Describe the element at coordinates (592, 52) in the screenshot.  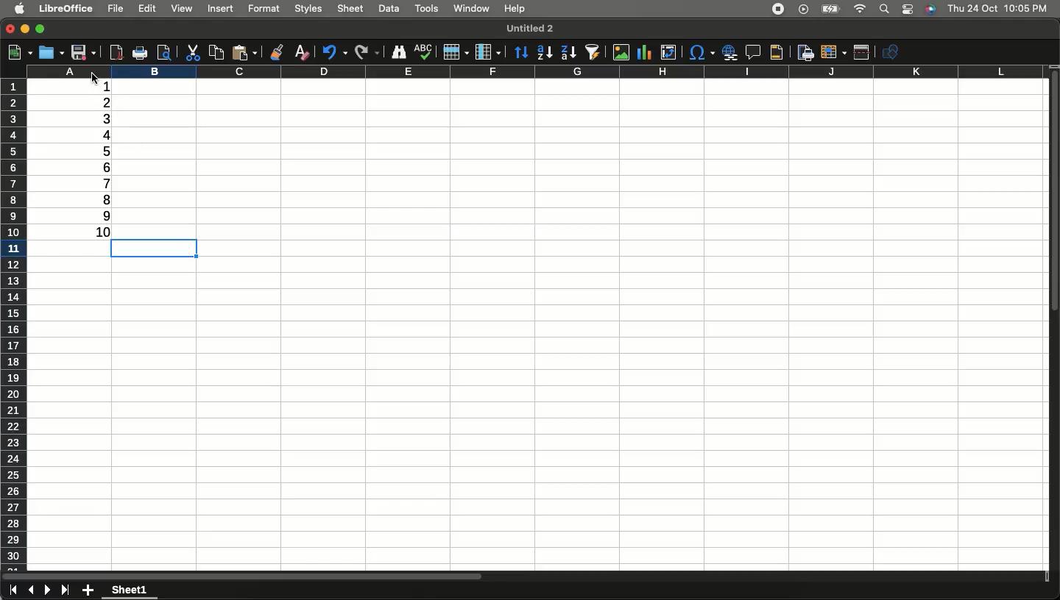
I see `Autofilter` at that location.